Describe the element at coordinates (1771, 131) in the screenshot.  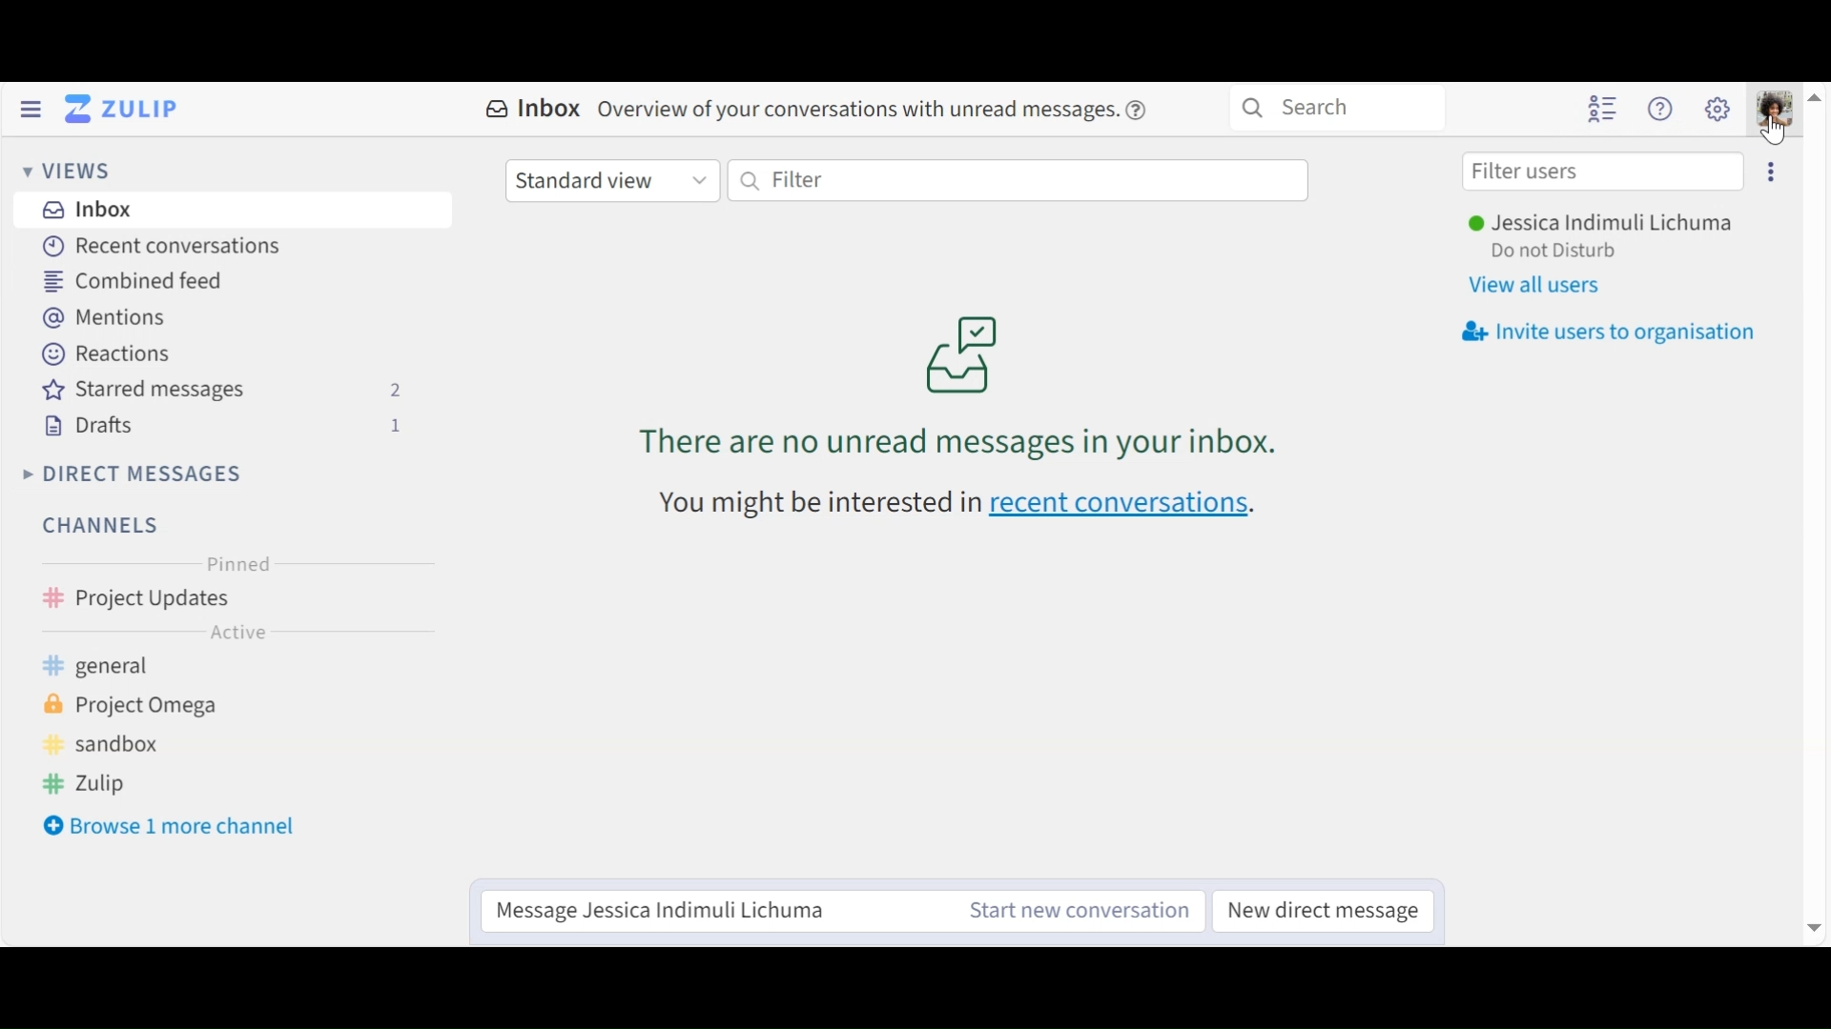
I see `Cursor` at that location.